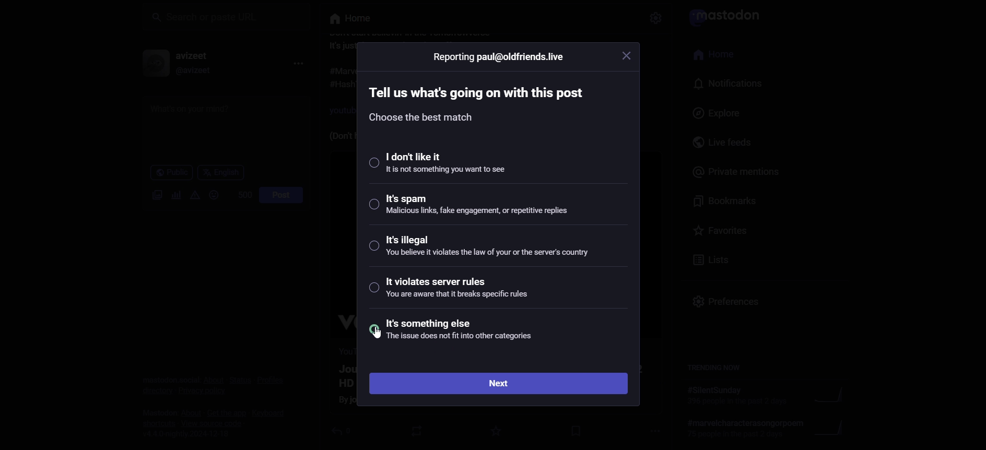  Describe the element at coordinates (725, 144) in the screenshot. I see `live feeds` at that location.